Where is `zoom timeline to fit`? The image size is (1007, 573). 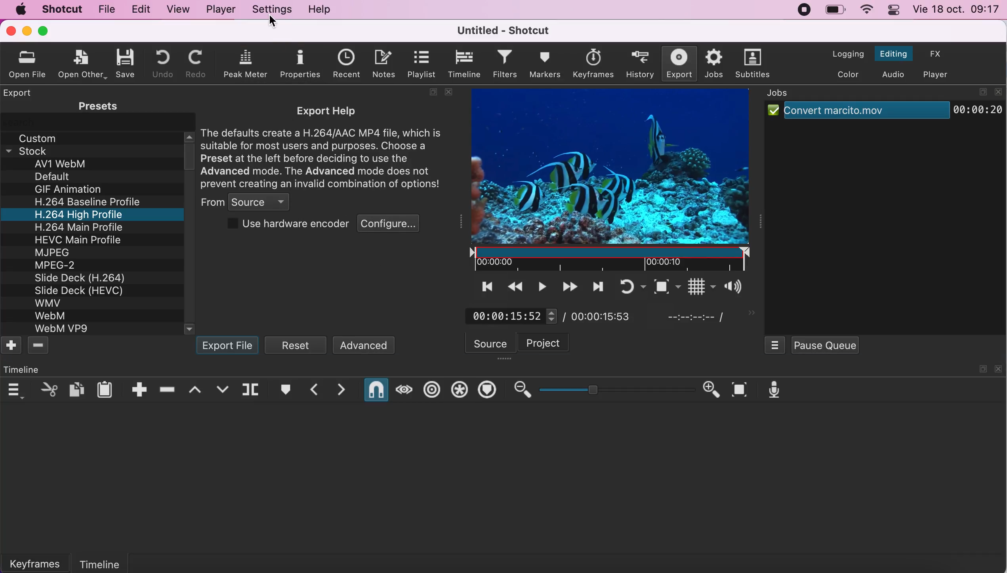 zoom timeline to fit is located at coordinates (739, 390).